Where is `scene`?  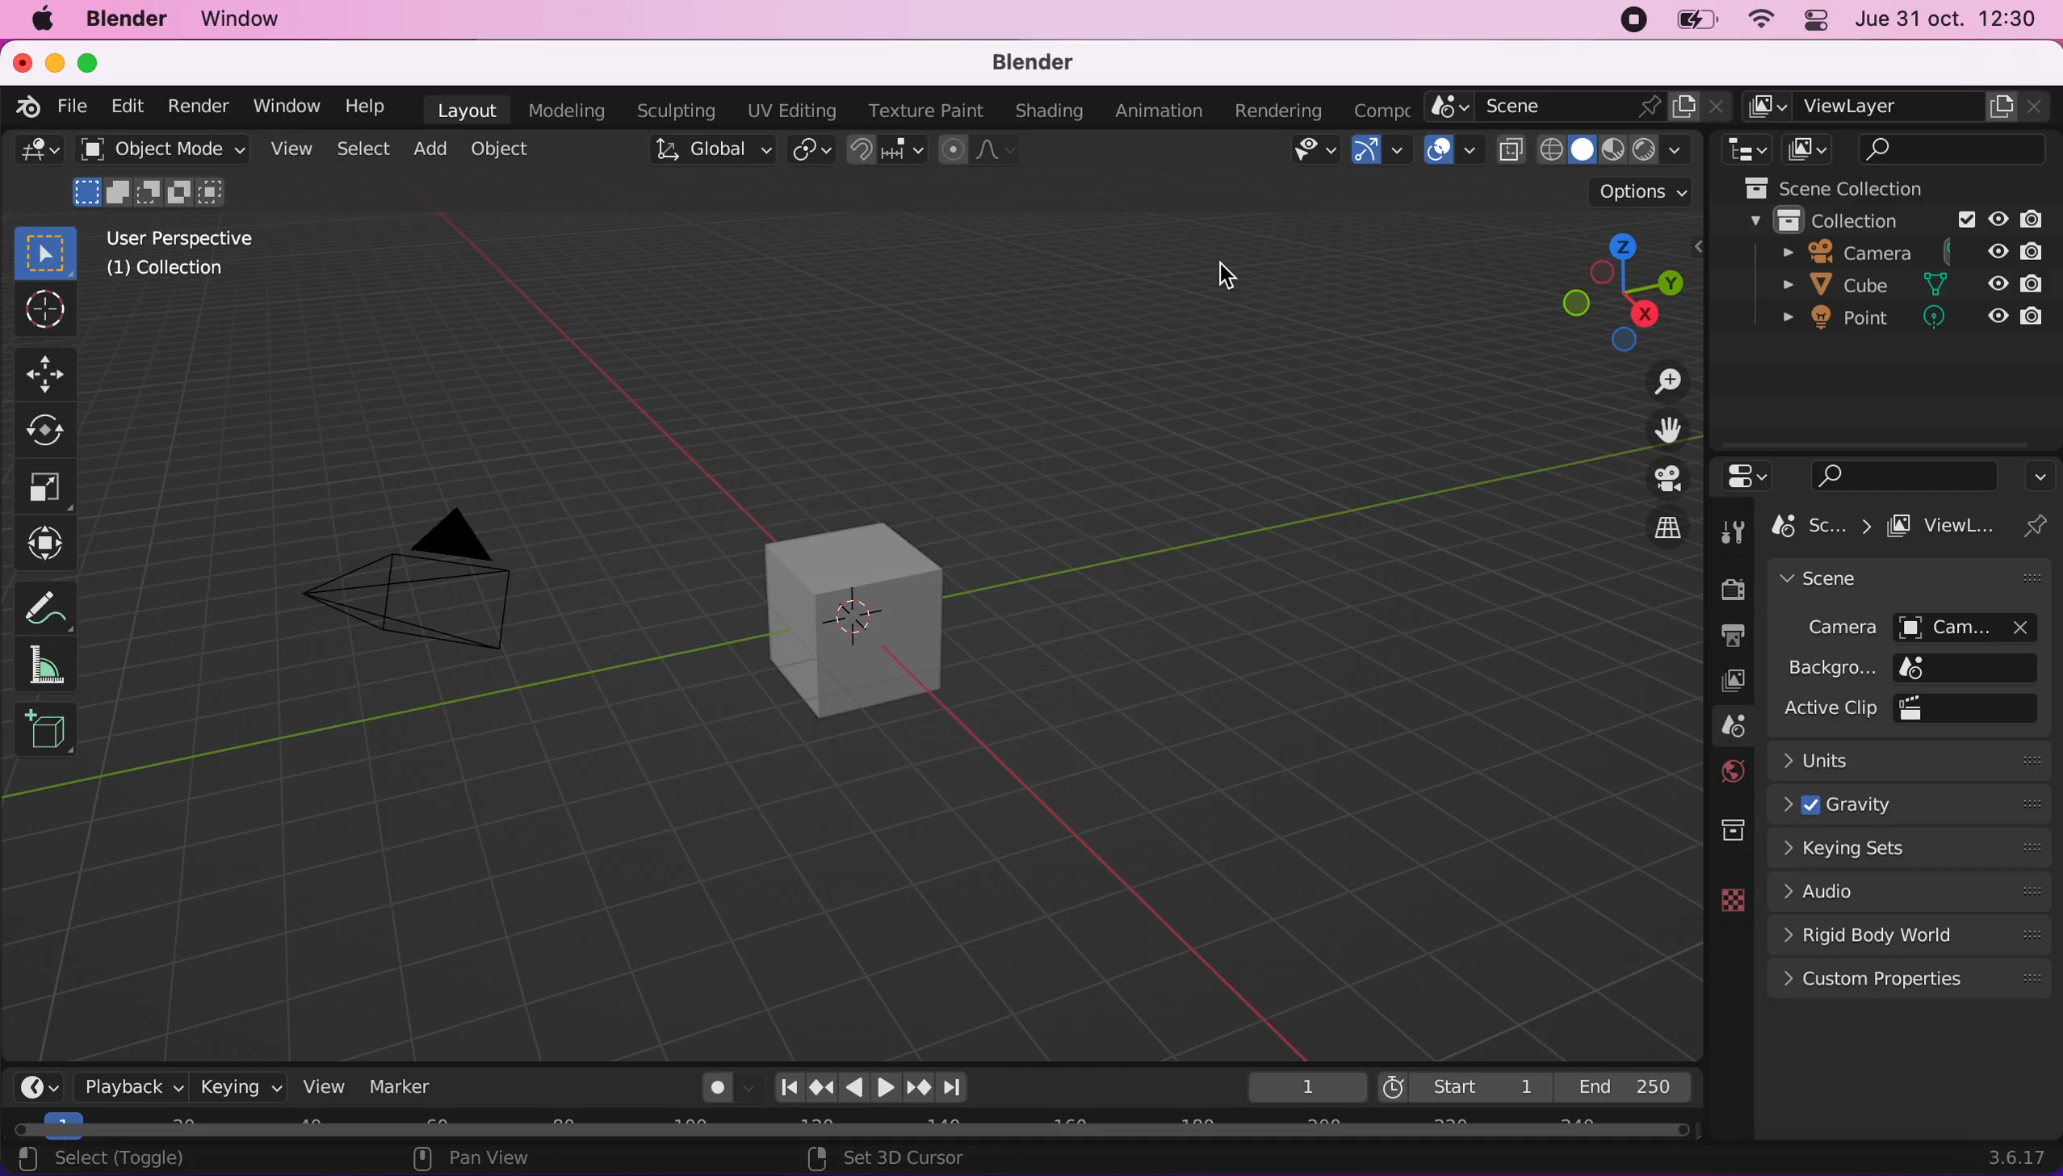 scene is located at coordinates (1826, 527).